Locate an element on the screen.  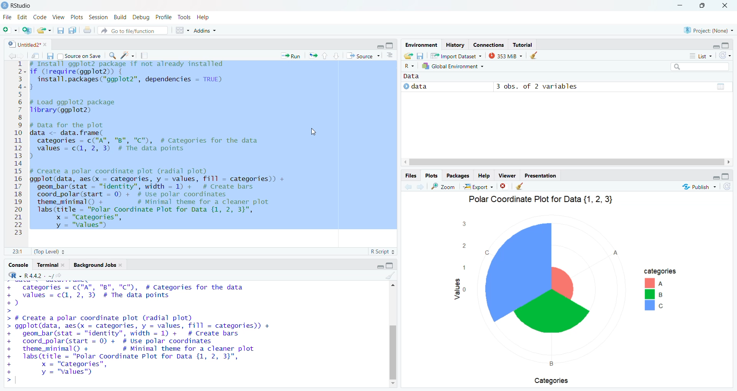
 Profile is located at coordinates (163, 17).